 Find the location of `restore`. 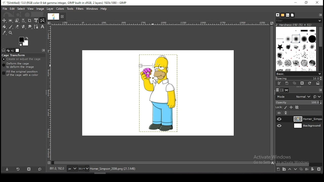

restore is located at coordinates (306, 3).